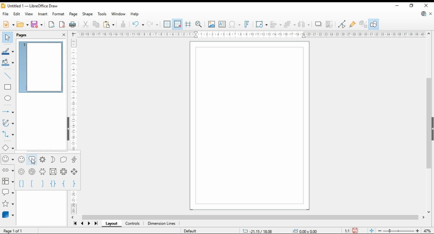 This screenshot has width=434, height=234. What do you see at coordinates (331, 24) in the screenshot?
I see `crop` at bounding box center [331, 24].